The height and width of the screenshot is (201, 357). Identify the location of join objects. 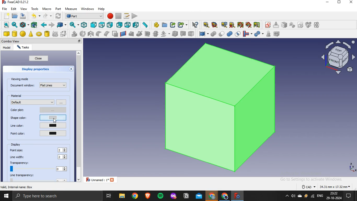
(247, 33).